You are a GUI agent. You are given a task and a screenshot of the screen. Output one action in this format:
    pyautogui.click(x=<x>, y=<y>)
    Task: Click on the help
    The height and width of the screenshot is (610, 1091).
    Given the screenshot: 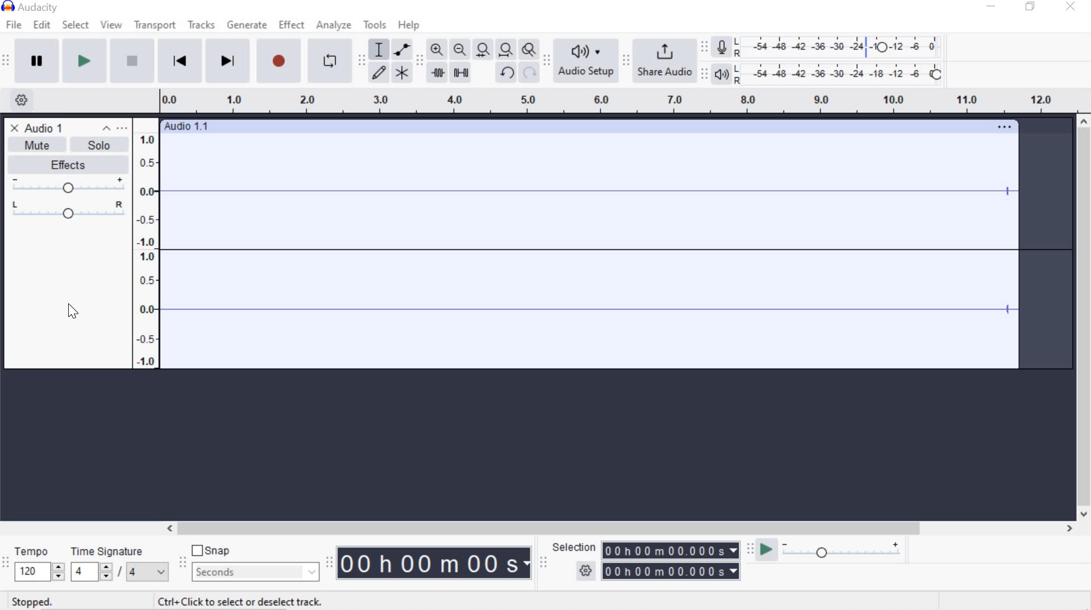 What is the action you would take?
    pyautogui.click(x=406, y=25)
    